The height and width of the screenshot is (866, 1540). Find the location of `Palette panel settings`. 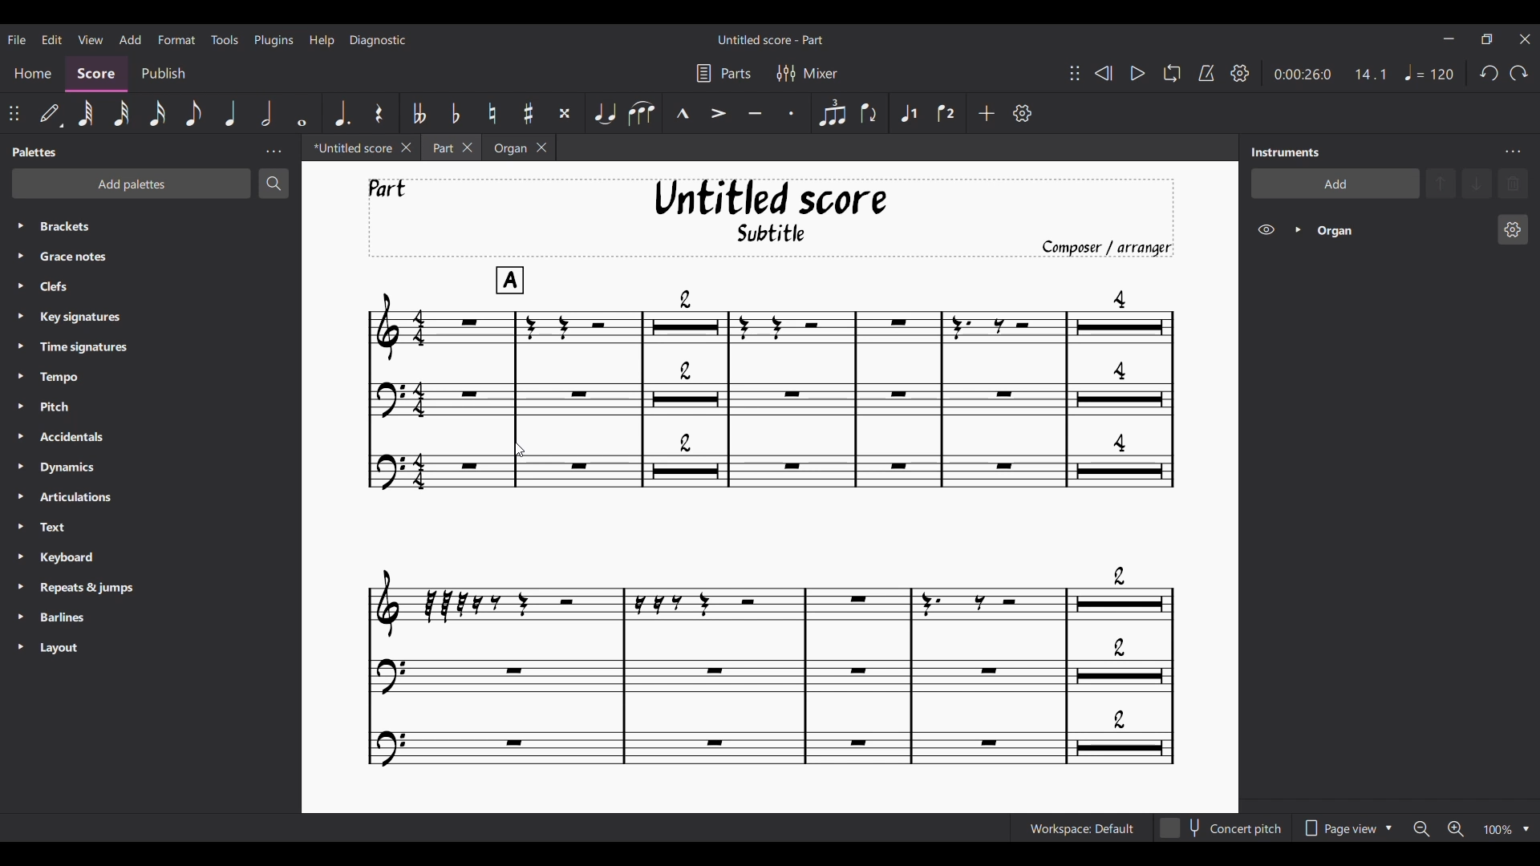

Palette panel settings is located at coordinates (274, 152).